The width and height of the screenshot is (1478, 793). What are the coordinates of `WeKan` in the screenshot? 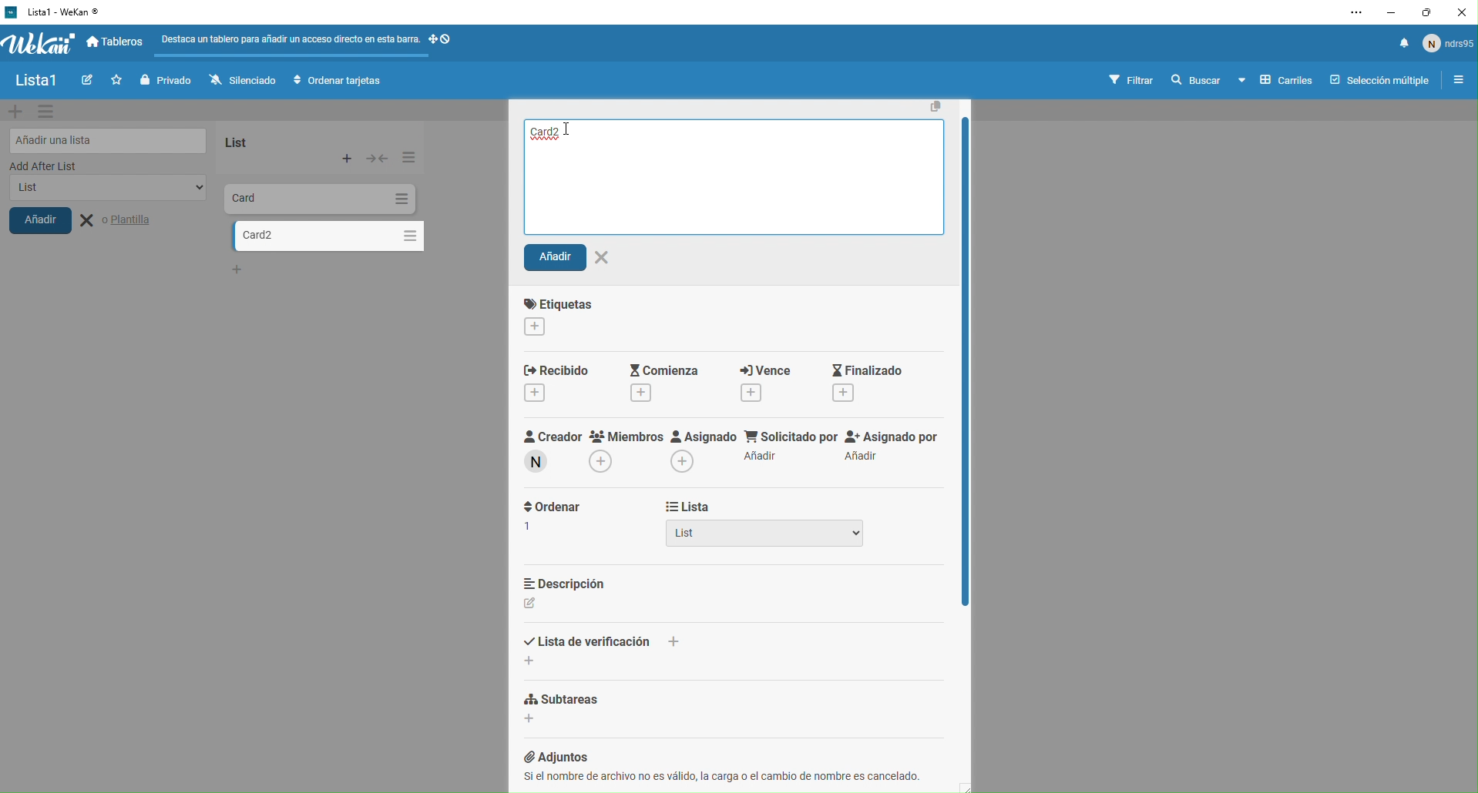 It's located at (54, 12).